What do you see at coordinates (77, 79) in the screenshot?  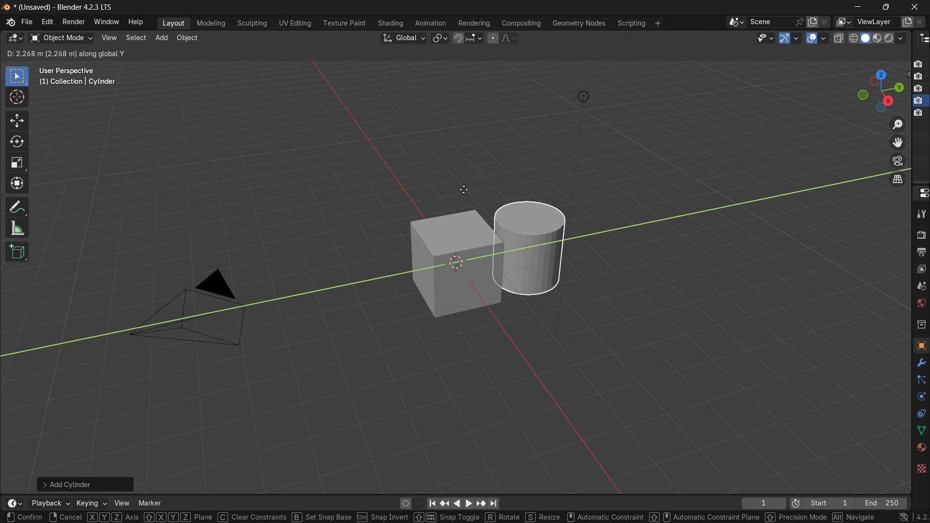 I see `user perspective (1) | collection` at bounding box center [77, 79].